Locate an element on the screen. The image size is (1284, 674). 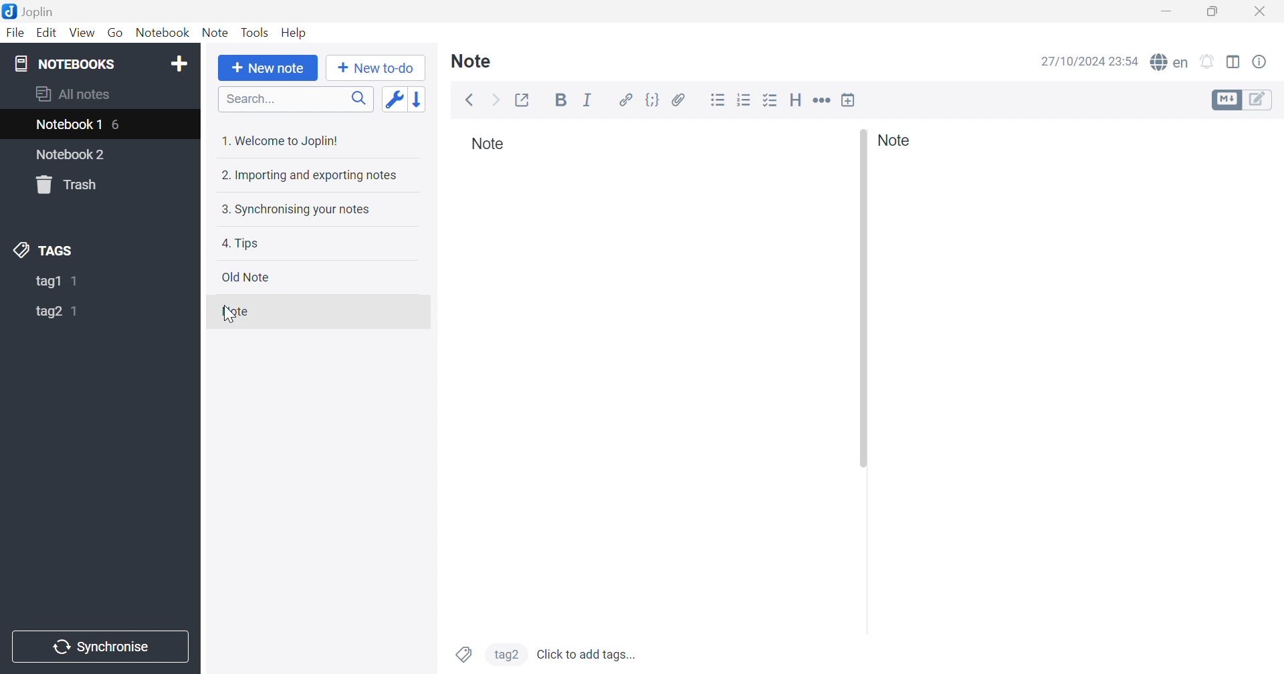
Note is located at coordinates (215, 32).